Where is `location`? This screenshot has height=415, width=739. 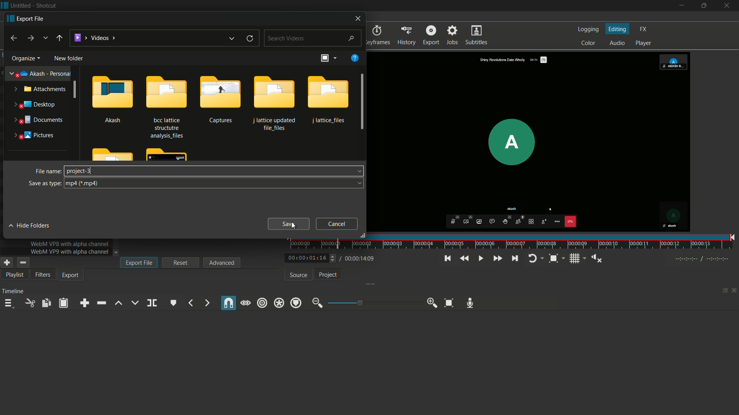 location is located at coordinates (95, 38).